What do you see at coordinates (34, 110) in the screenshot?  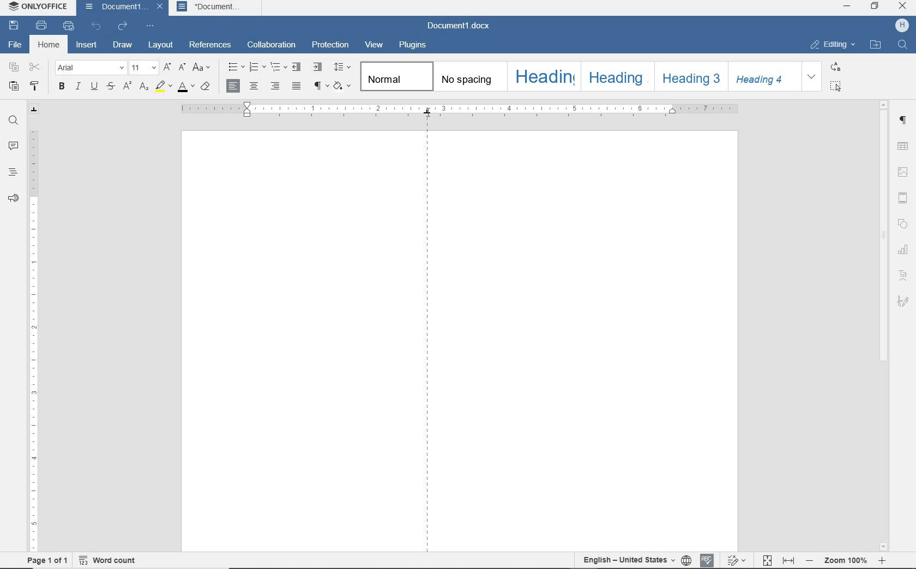 I see `TAB STOP` at bounding box center [34, 110].